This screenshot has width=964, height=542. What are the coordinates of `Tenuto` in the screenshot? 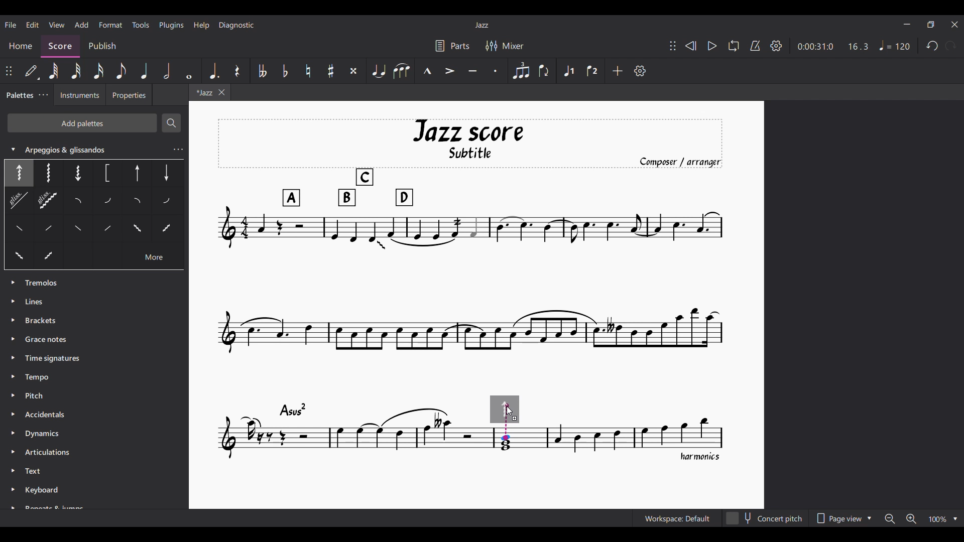 It's located at (472, 71).